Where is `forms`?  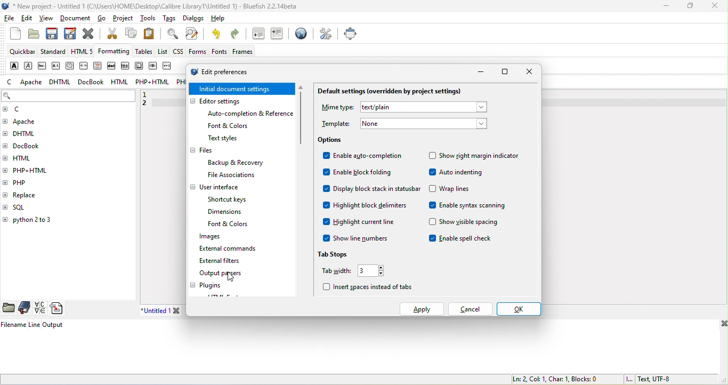
forms is located at coordinates (197, 51).